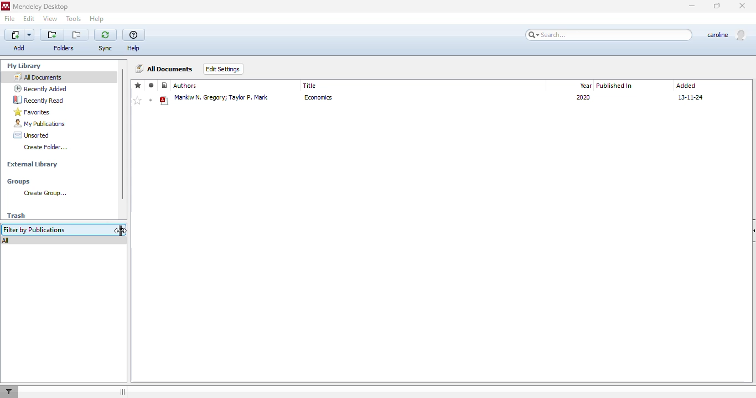  I want to click on search, so click(607, 35).